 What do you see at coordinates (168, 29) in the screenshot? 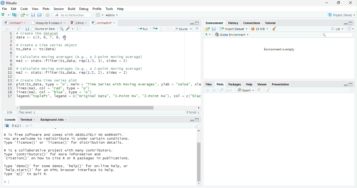
I see `down` at bounding box center [168, 29].